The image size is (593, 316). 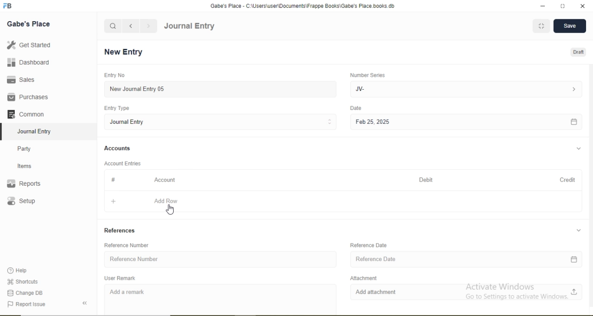 I want to click on Save, so click(x=569, y=26).